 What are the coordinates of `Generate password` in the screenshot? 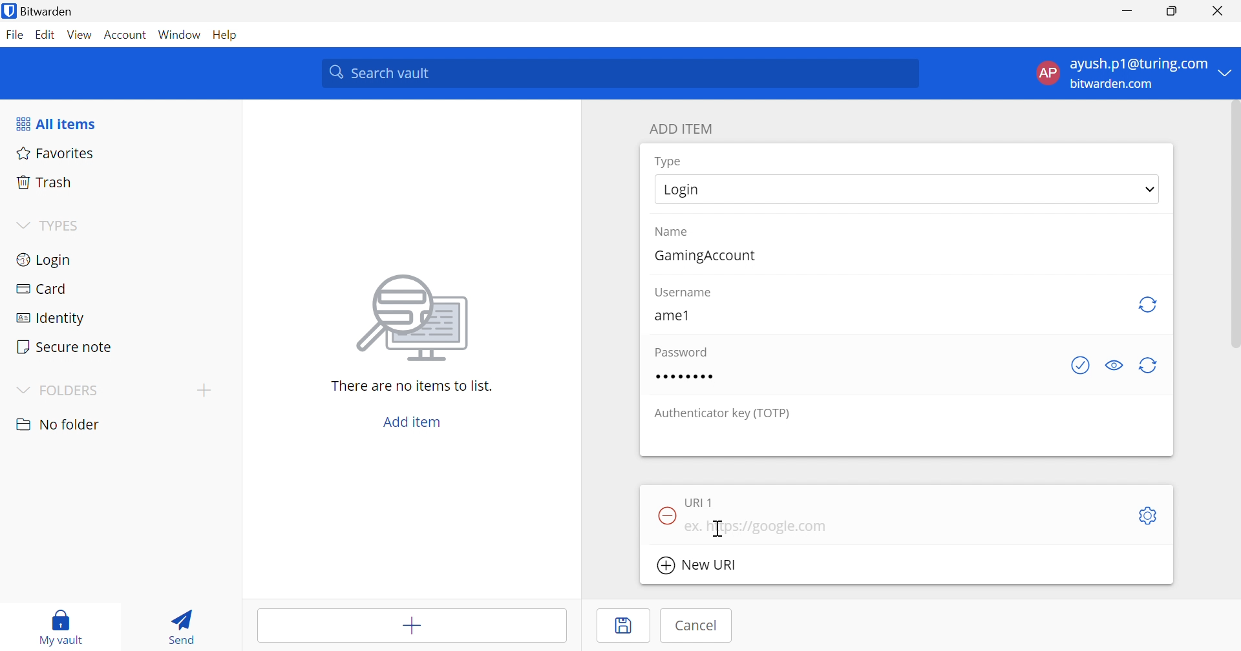 It's located at (1150, 365).